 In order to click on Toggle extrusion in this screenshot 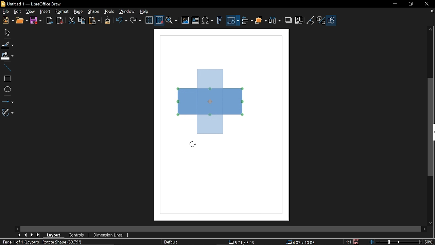, I will do `click(321, 21)`.